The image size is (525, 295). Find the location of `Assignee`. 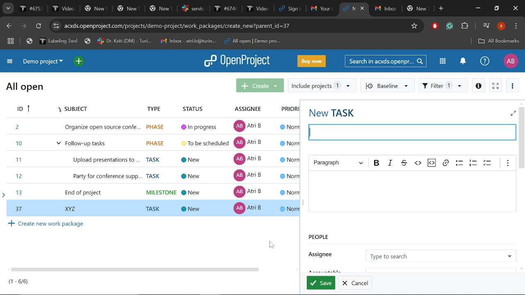

Assignee is located at coordinates (247, 108).